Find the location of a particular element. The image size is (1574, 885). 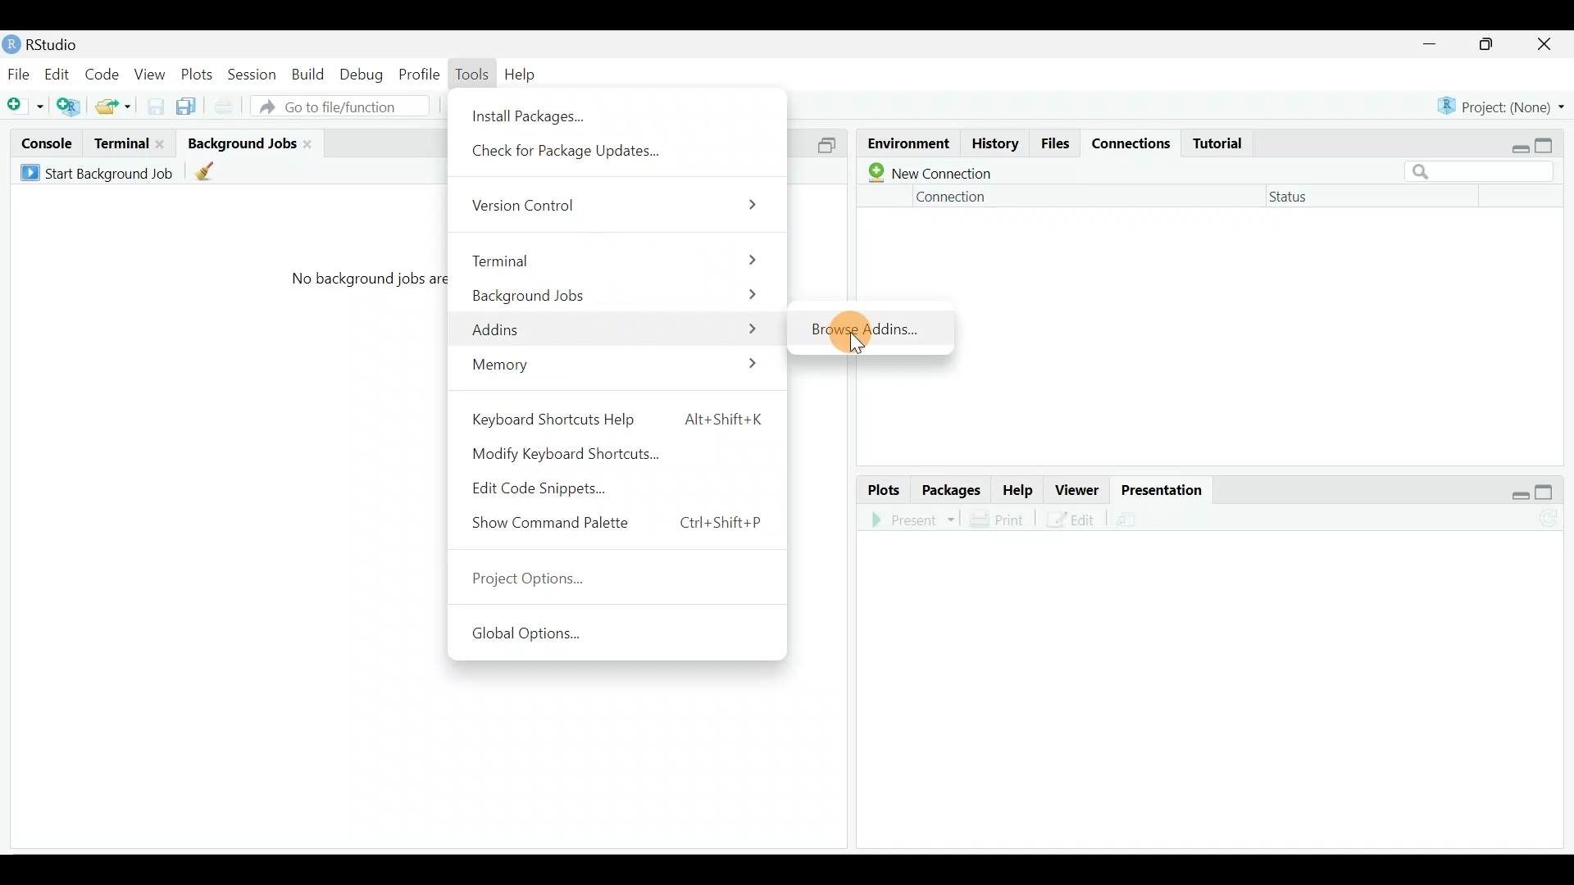

open an existing file is located at coordinates (114, 107).